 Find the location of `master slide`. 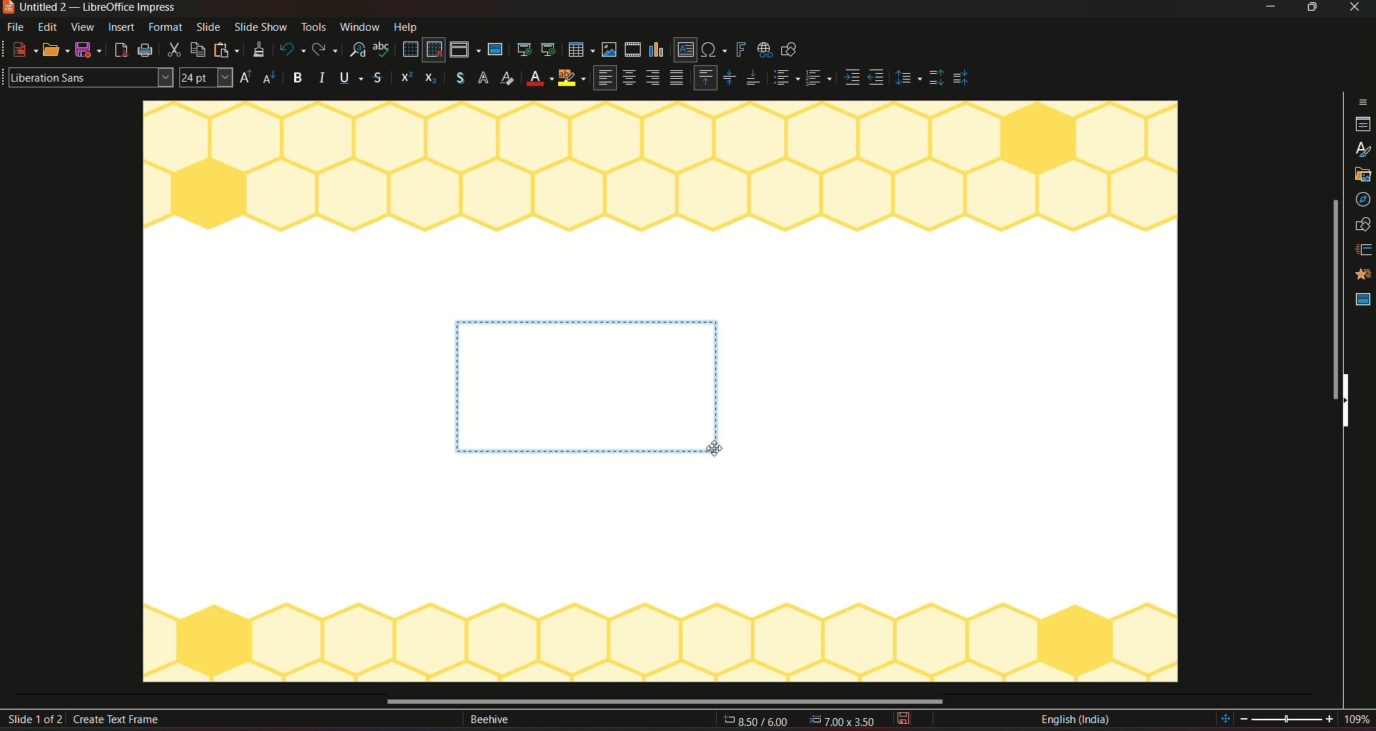

master slide is located at coordinates (498, 50).